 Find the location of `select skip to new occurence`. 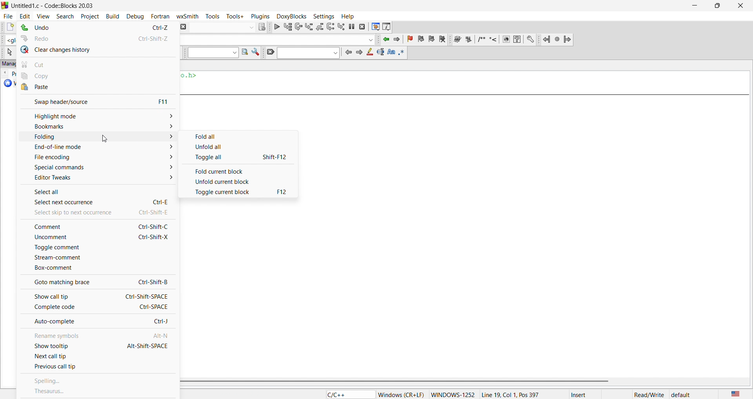

select skip to new occurence is located at coordinates (93, 212).